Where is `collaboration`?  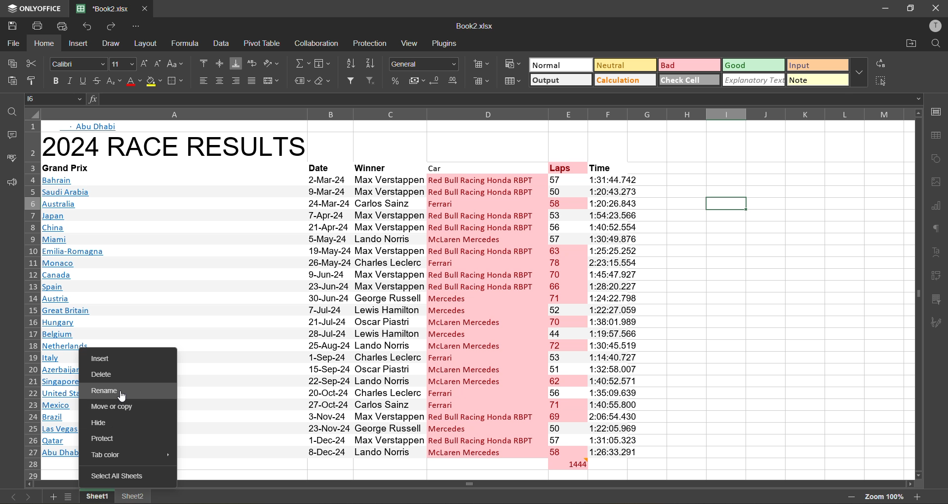 collaboration is located at coordinates (315, 44).